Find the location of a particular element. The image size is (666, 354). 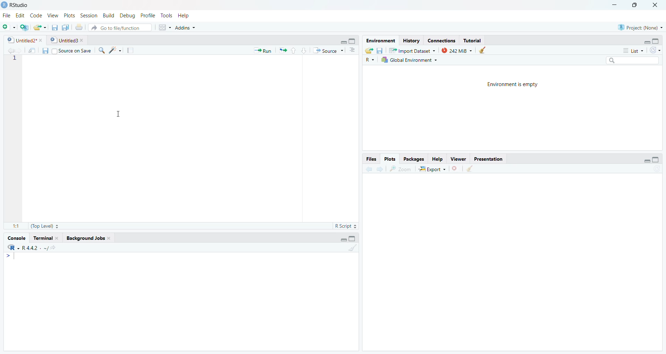

Minimize is located at coordinates (615, 5).